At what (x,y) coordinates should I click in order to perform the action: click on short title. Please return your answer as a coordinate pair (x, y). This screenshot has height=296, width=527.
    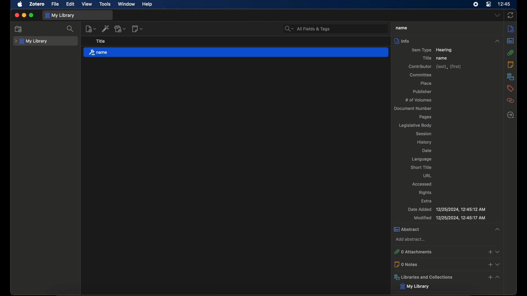
    Looking at the image, I should click on (421, 167).